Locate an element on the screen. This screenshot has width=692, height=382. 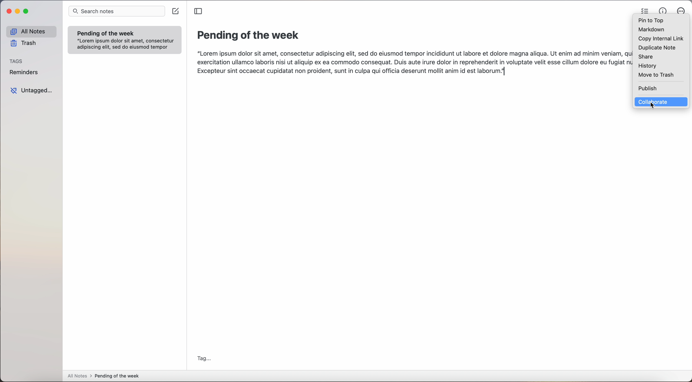
share is located at coordinates (645, 57).